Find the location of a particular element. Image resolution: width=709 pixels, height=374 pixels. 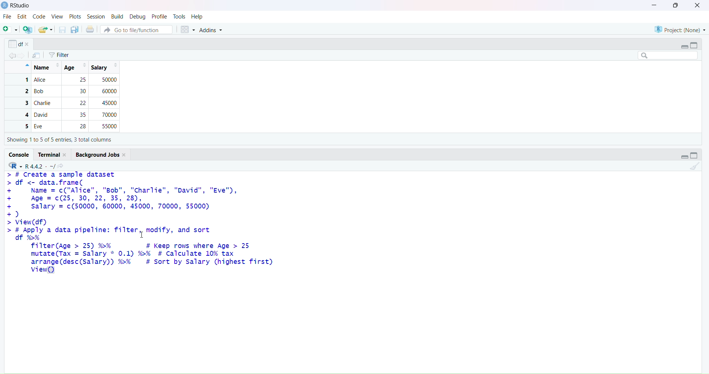

close is located at coordinates (697, 6).